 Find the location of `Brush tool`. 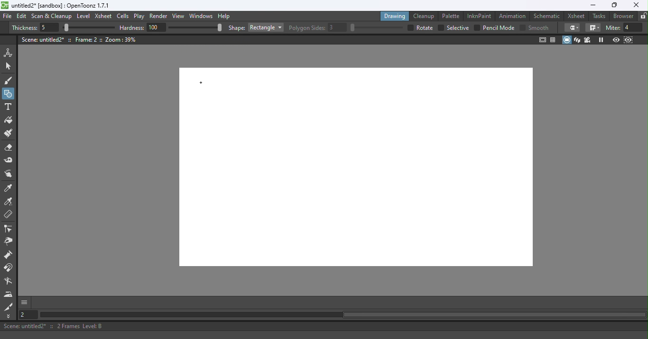

Brush tool is located at coordinates (10, 80).